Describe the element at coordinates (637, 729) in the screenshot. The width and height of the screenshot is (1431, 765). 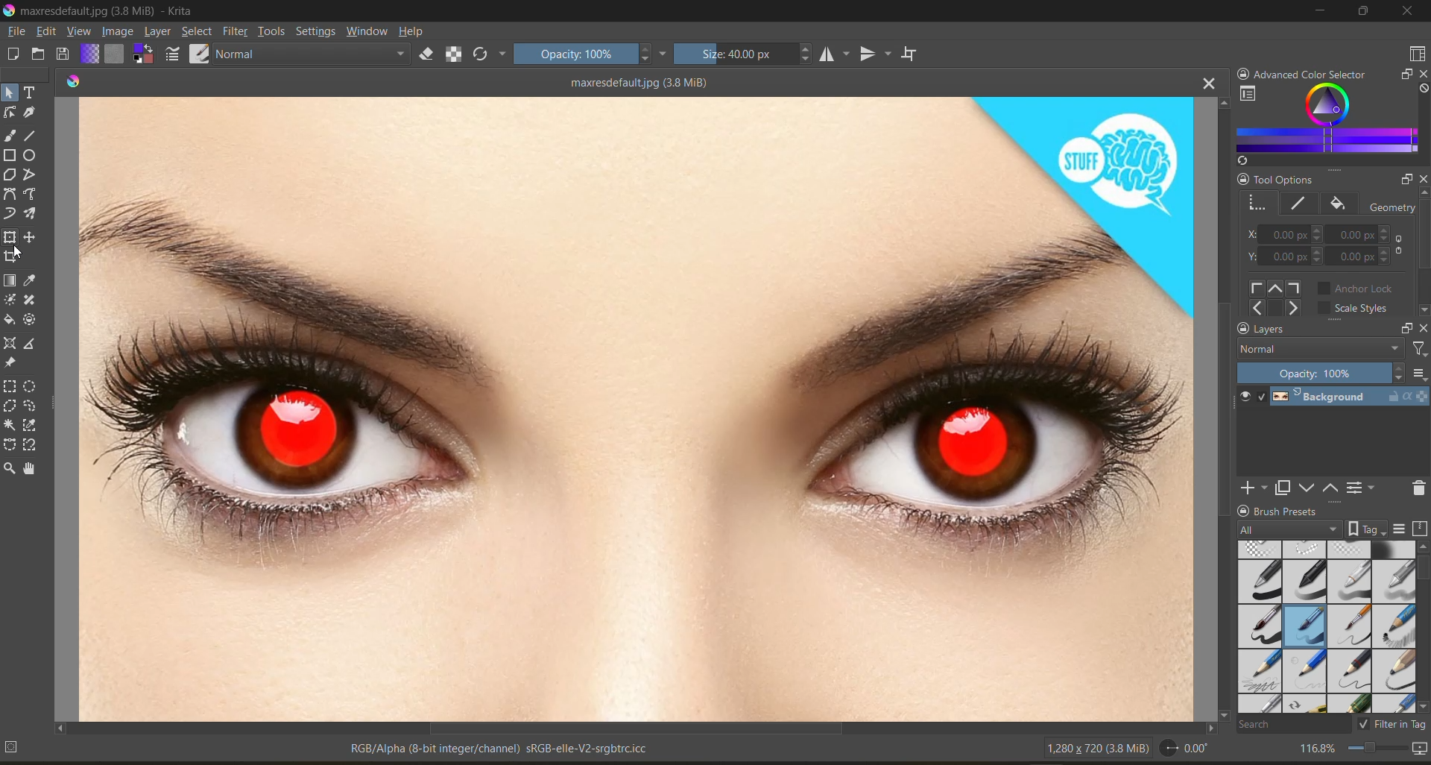
I see `horizontal scroll bar` at that location.